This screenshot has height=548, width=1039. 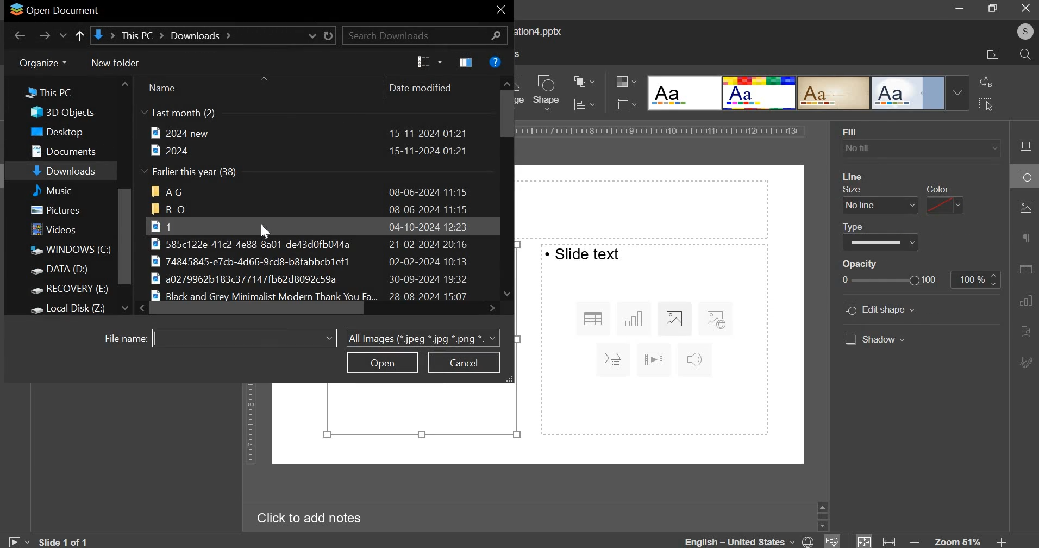 I want to click on increase zoom, so click(x=1001, y=541).